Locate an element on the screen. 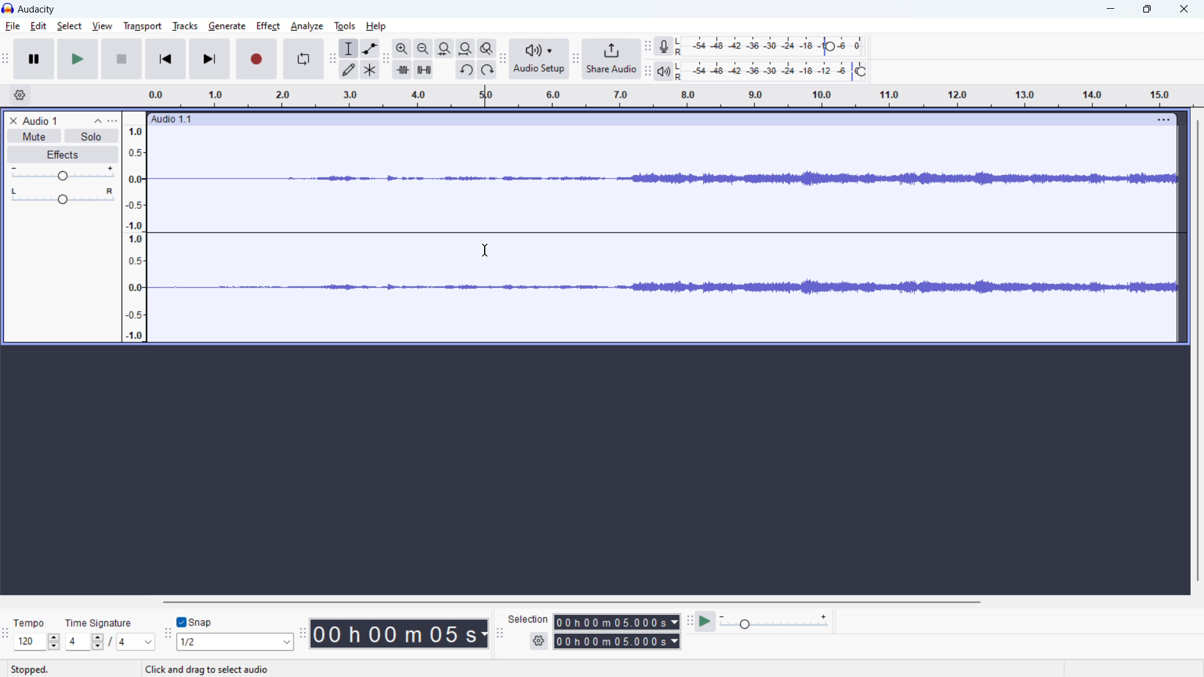  title is located at coordinates (37, 10).